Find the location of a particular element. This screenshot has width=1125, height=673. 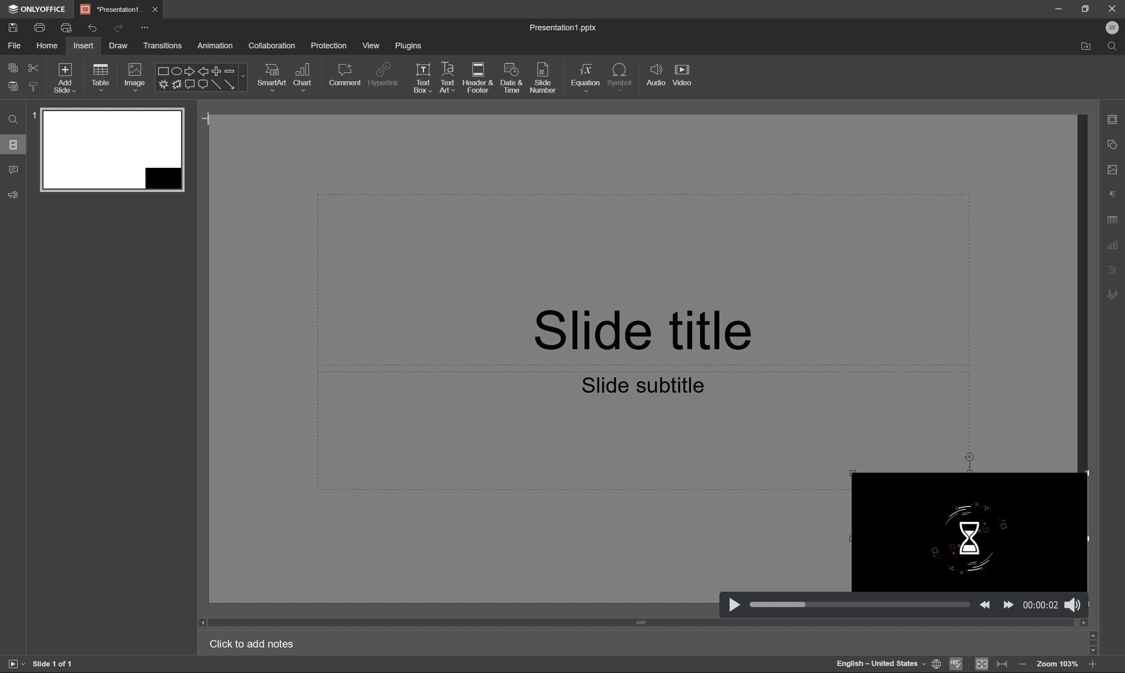

Close is located at coordinates (1112, 8).